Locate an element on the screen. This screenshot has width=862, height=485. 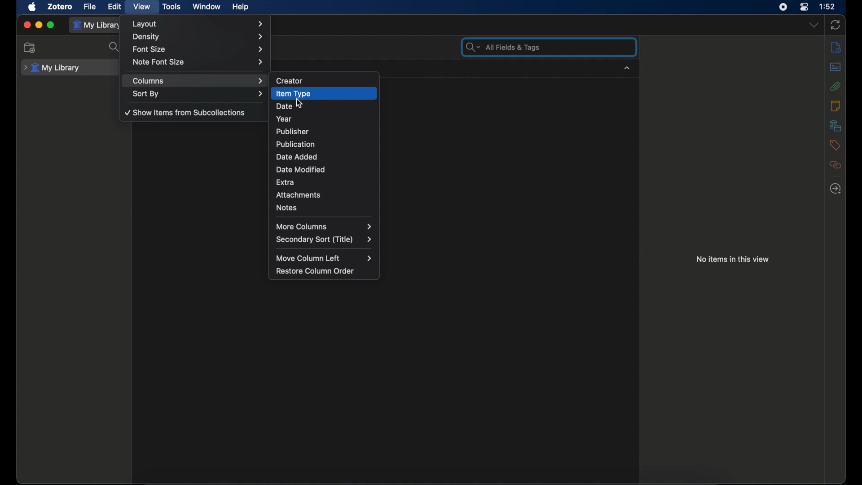
tags is located at coordinates (834, 145).